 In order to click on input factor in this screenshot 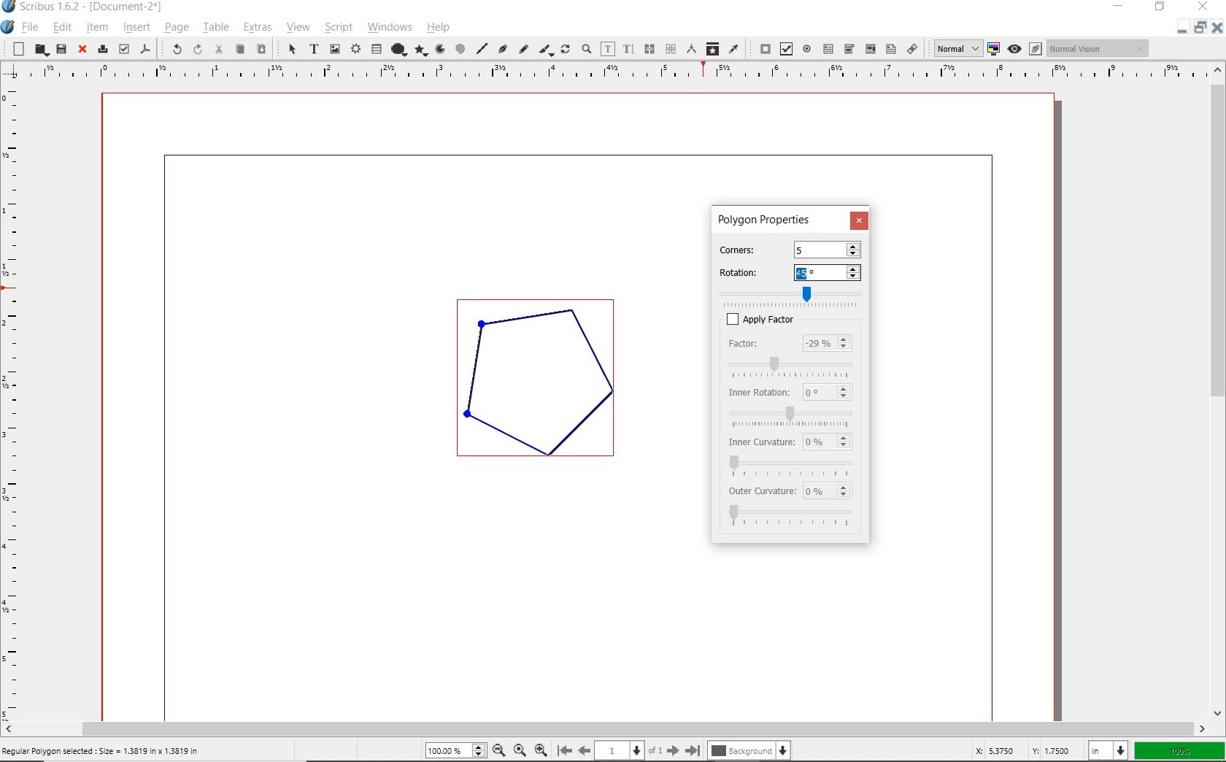, I will do `click(828, 345)`.